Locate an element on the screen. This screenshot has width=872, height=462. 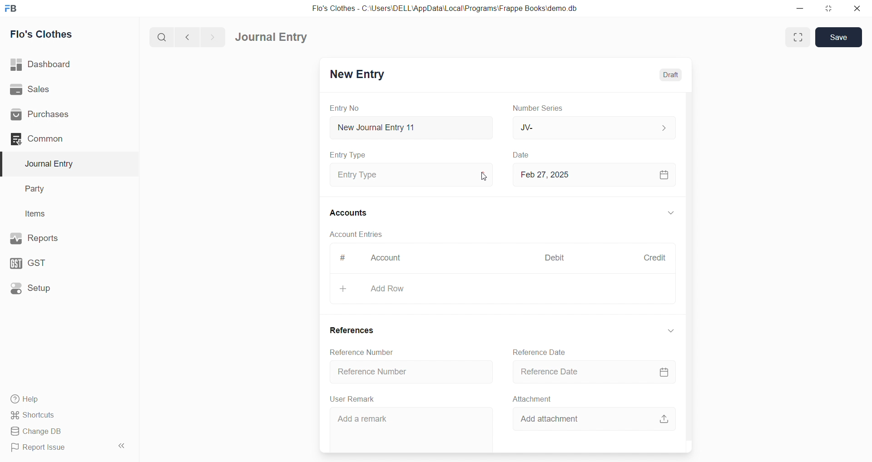
Shortcuts is located at coordinates (55, 416).